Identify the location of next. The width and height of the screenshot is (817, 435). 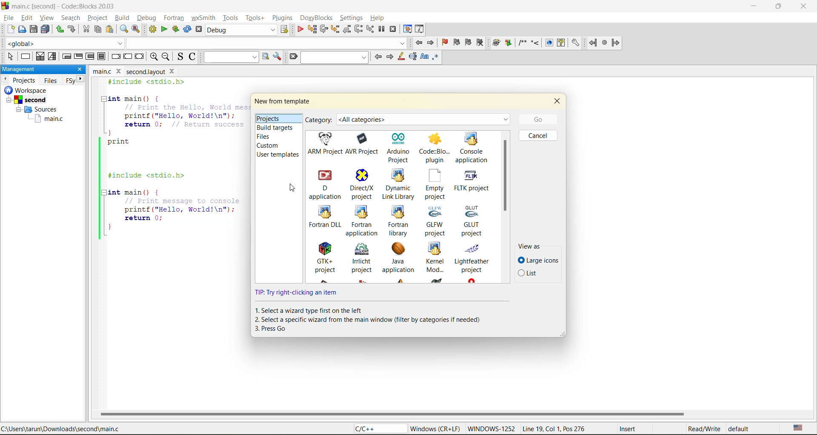
(391, 57).